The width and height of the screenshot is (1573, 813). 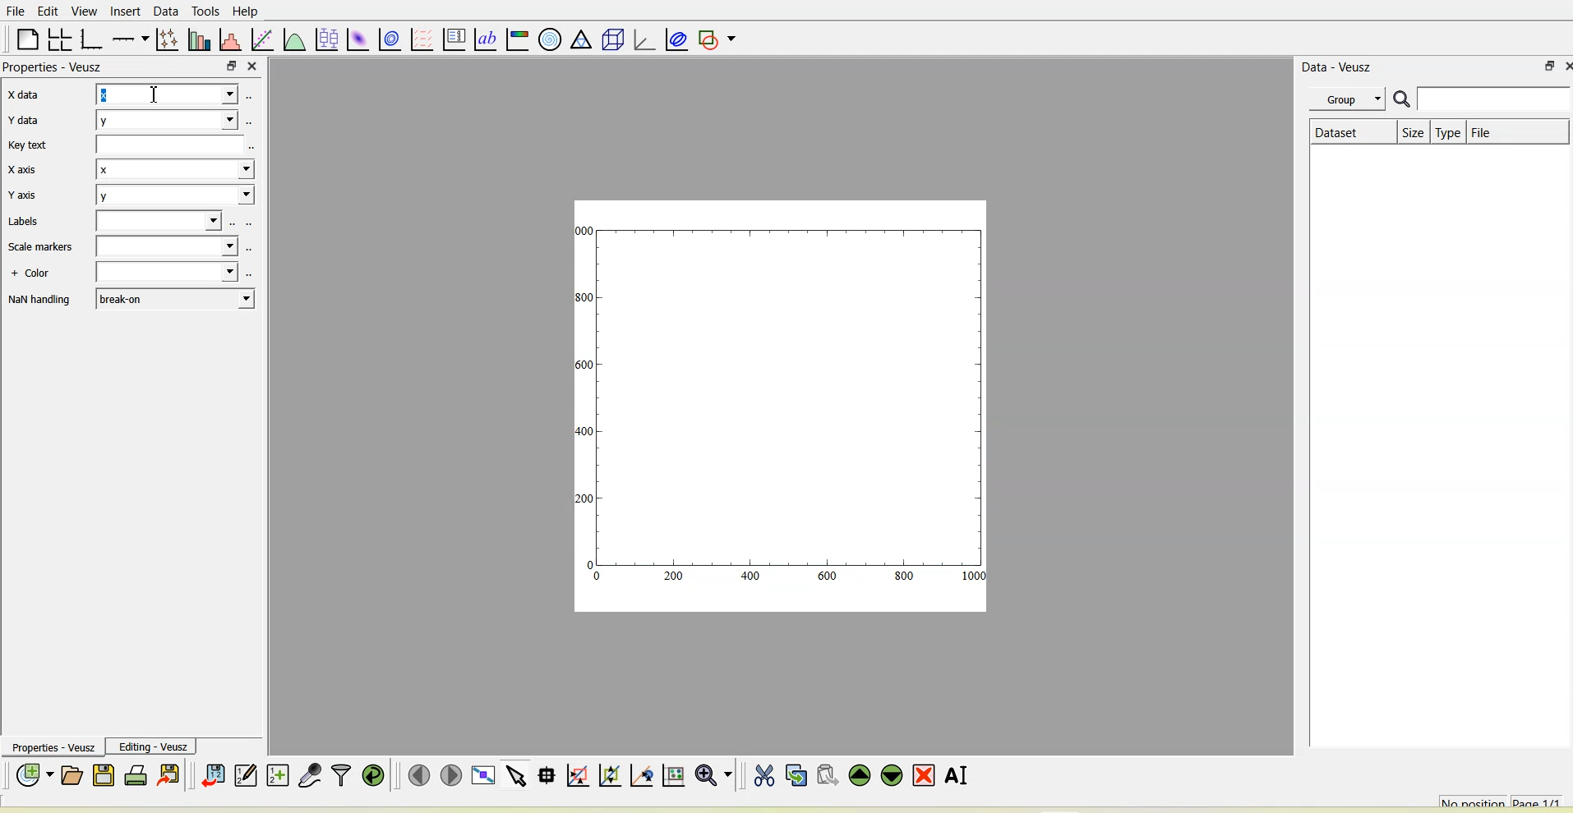 I want to click on Page 1/1, so click(x=1543, y=801).